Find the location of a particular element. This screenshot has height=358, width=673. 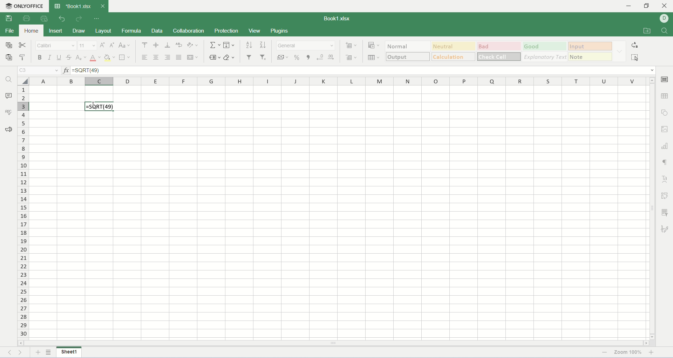

filter is located at coordinates (250, 57).